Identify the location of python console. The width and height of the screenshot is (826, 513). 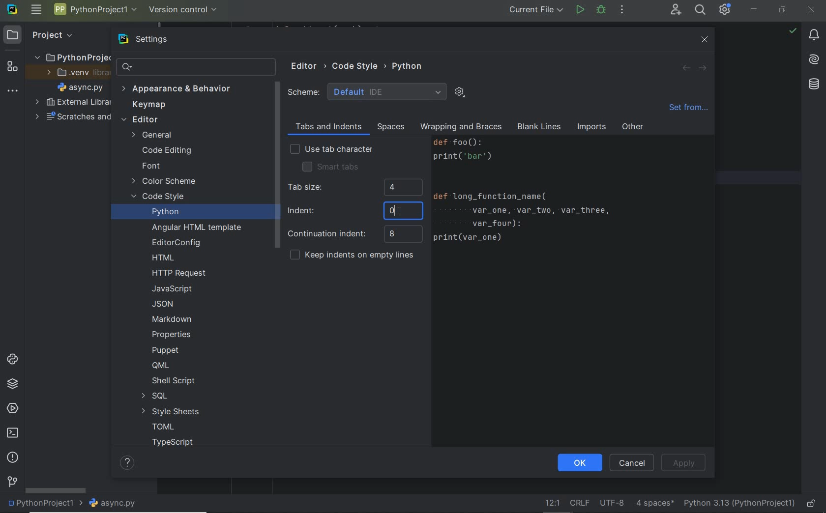
(14, 360).